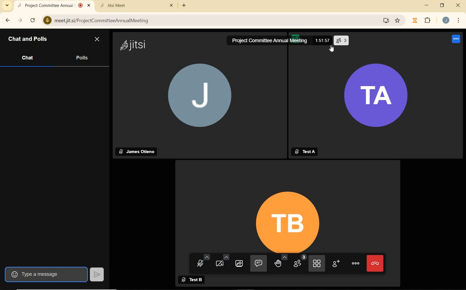  Describe the element at coordinates (427, 5) in the screenshot. I see `minimize` at that location.